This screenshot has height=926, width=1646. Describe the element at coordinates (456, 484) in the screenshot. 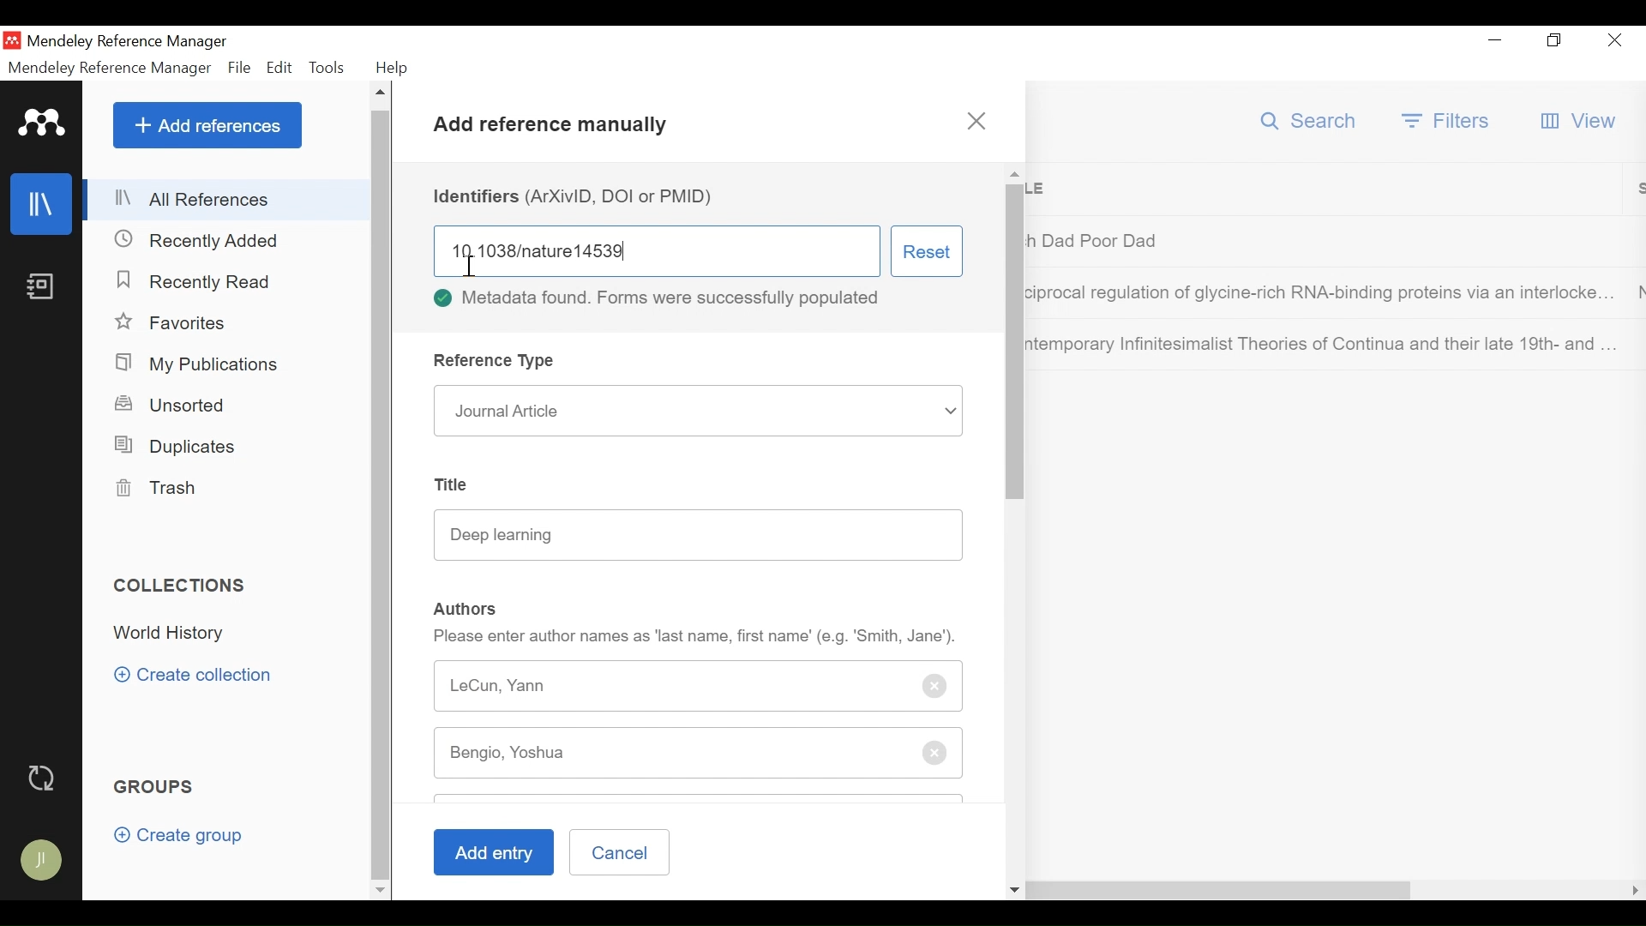

I see `Title` at that location.